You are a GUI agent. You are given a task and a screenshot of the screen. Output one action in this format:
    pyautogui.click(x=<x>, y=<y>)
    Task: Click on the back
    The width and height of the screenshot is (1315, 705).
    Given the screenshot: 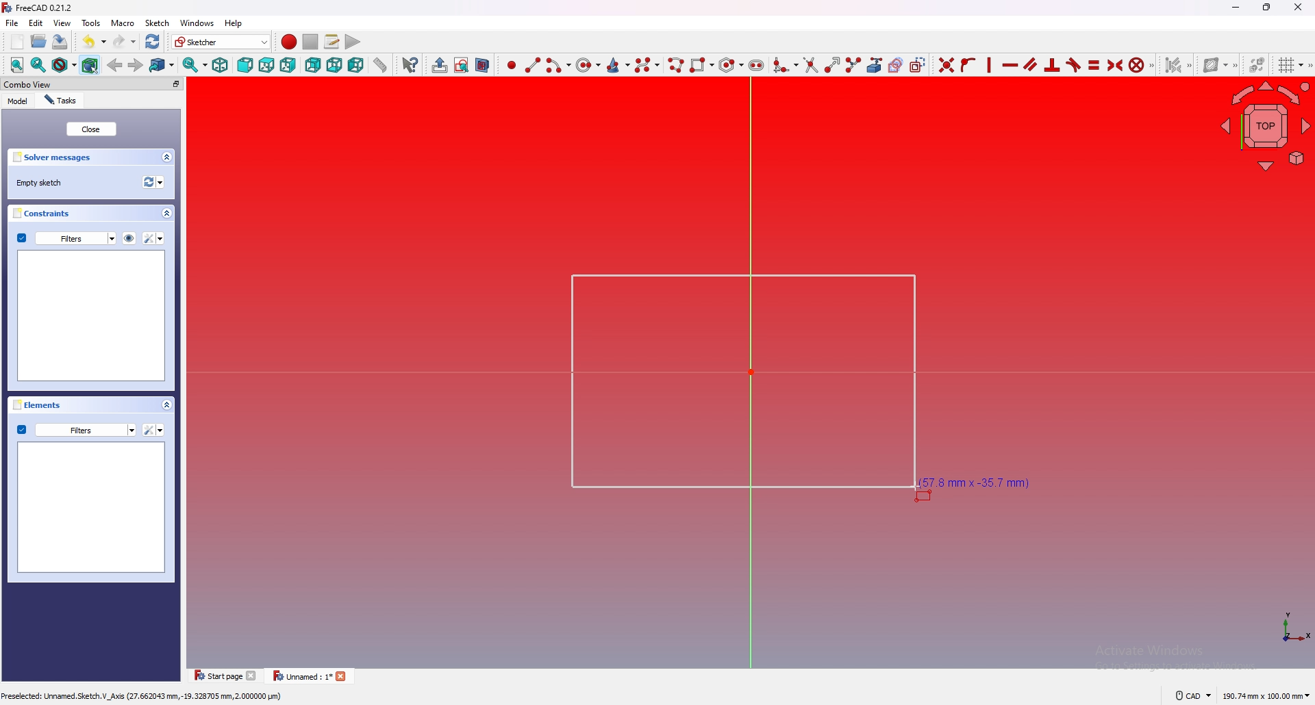 What is the action you would take?
    pyautogui.click(x=115, y=64)
    